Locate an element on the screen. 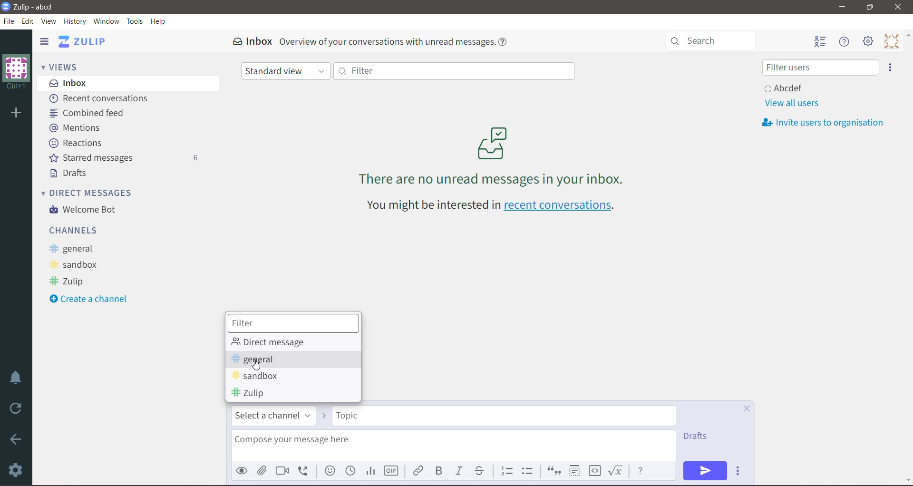 This screenshot has width=913, height=486. Go Back is located at coordinates (16, 439).